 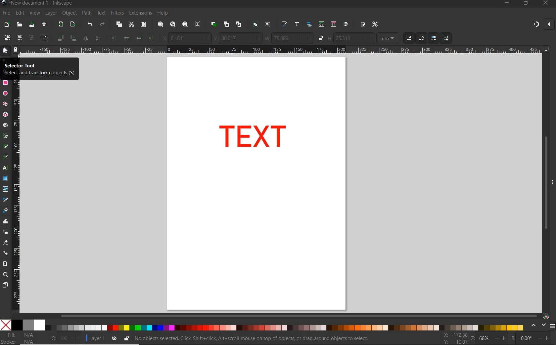 I want to click on 3d box tool, so click(x=6, y=114).